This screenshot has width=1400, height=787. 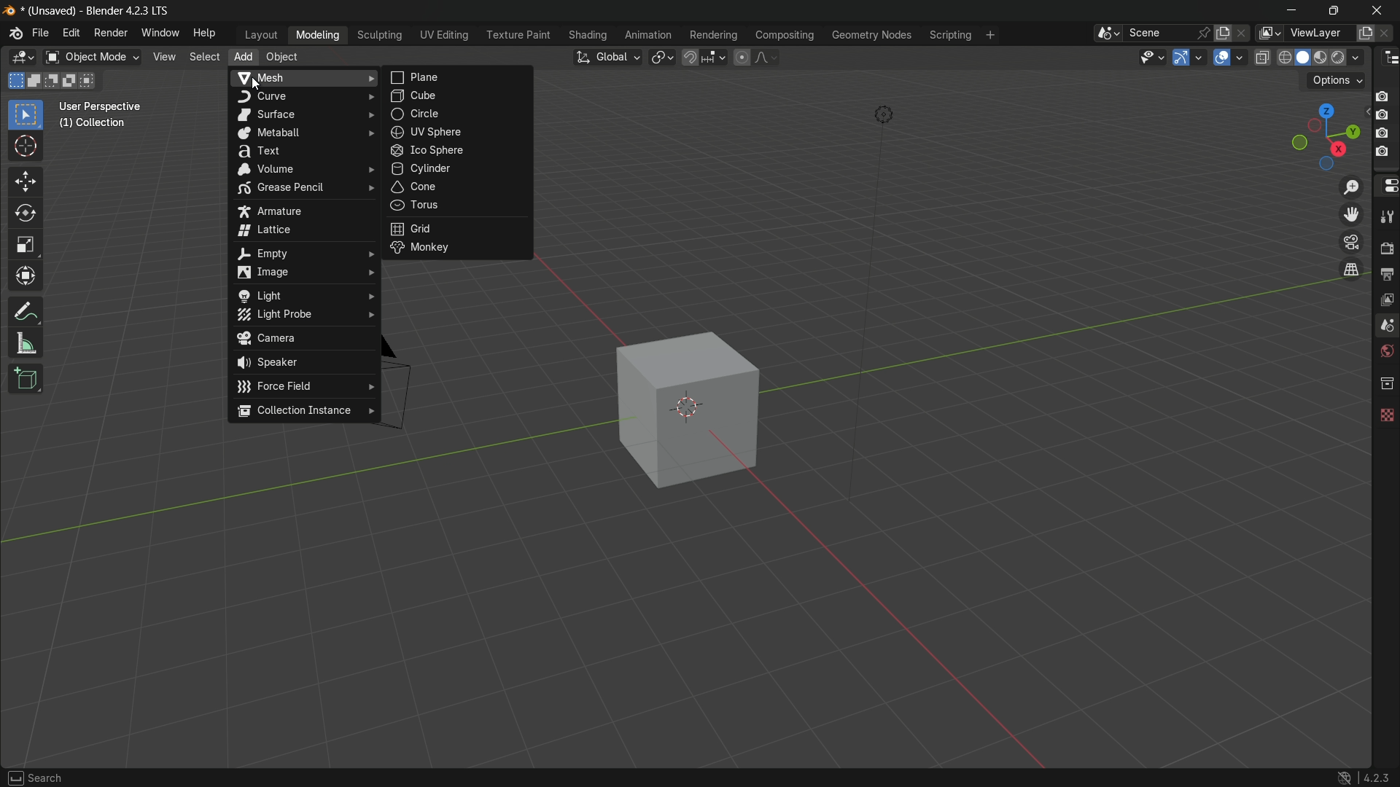 What do you see at coordinates (459, 230) in the screenshot?
I see `grid` at bounding box center [459, 230].